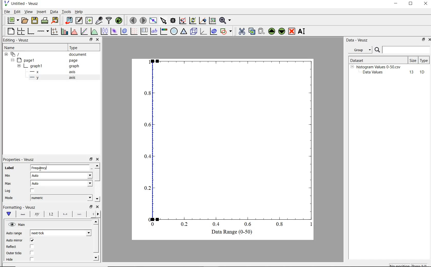 The width and height of the screenshot is (431, 267). Describe the element at coordinates (203, 31) in the screenshot. I see `3d graph` at that location.